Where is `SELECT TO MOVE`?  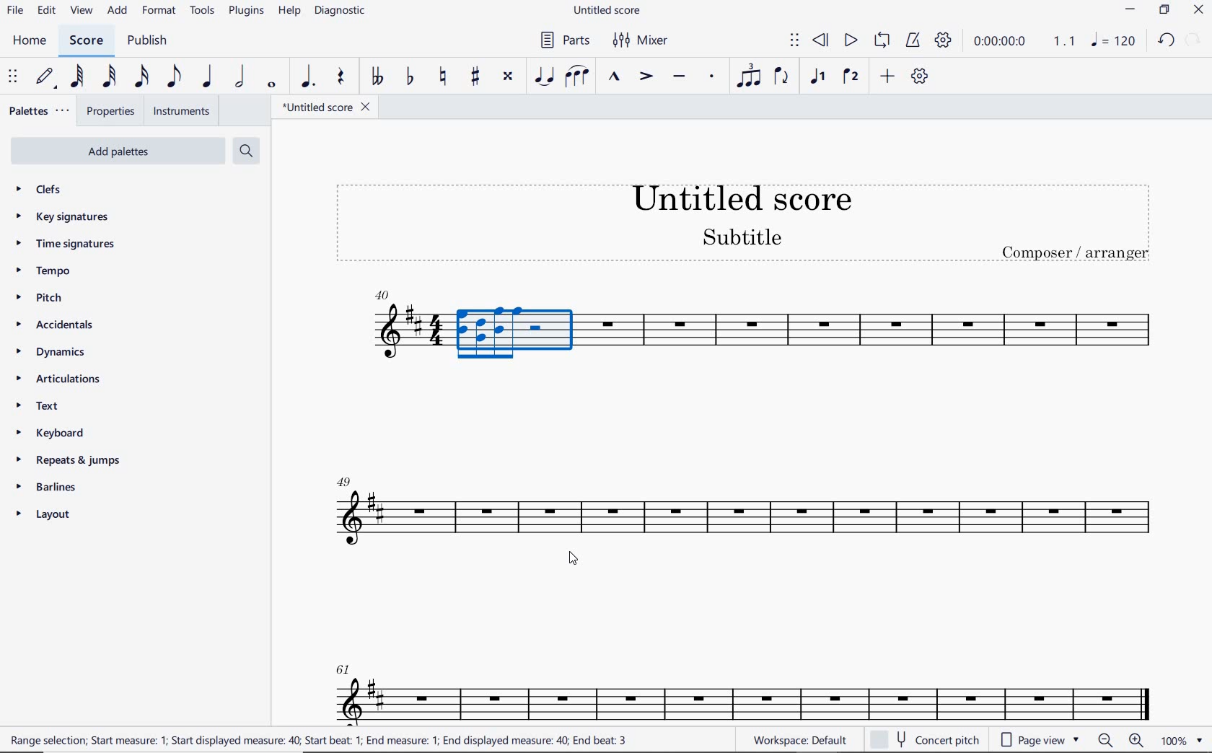 SELECT TO MOVE is located at coordinates (794, 41).